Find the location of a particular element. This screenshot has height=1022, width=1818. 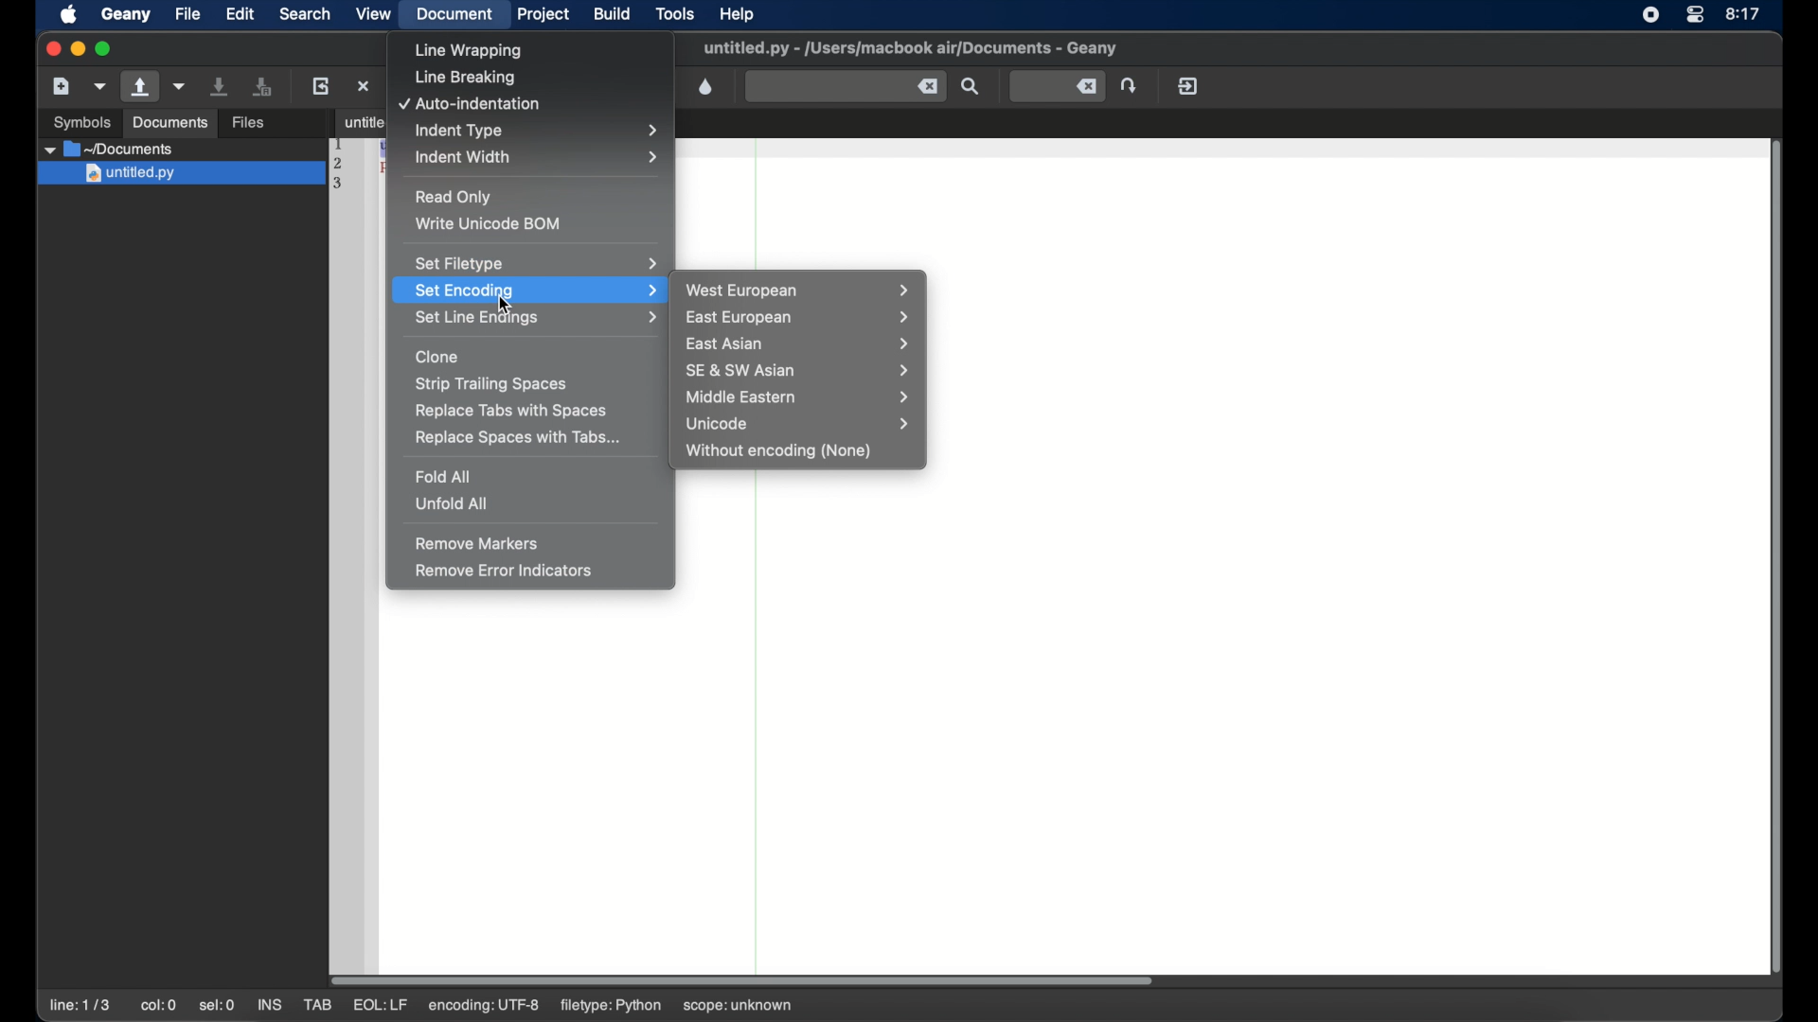

view is located at coordinates (373, 13).